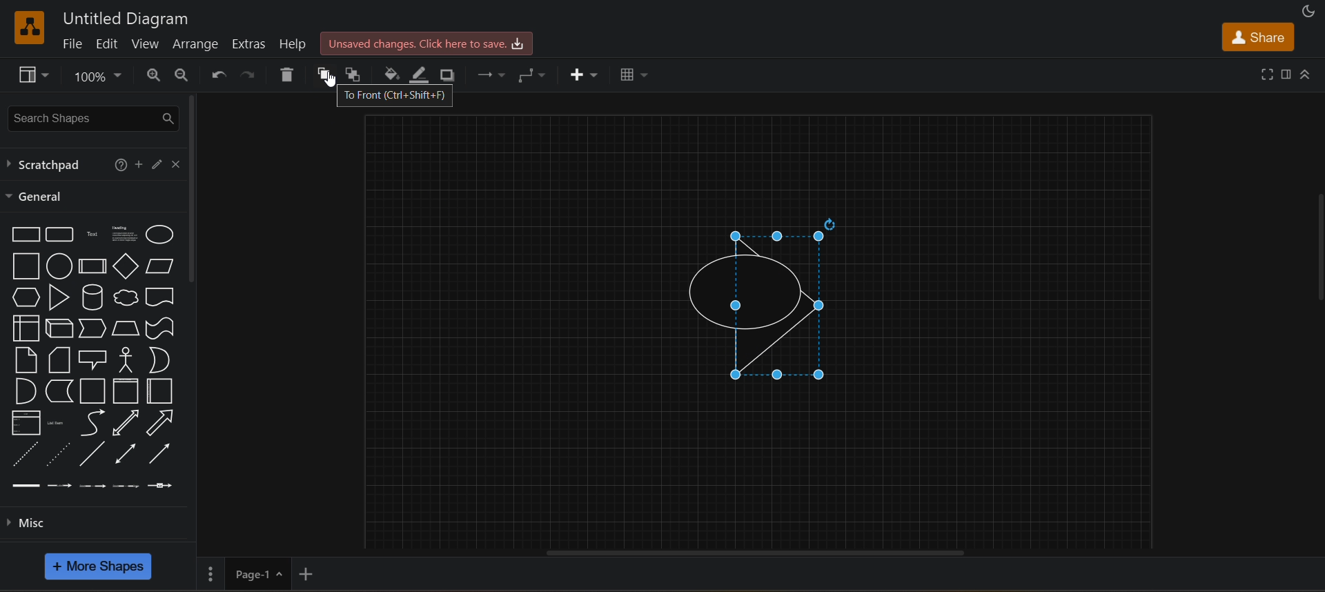  I want to click on table, so click(634, 75).